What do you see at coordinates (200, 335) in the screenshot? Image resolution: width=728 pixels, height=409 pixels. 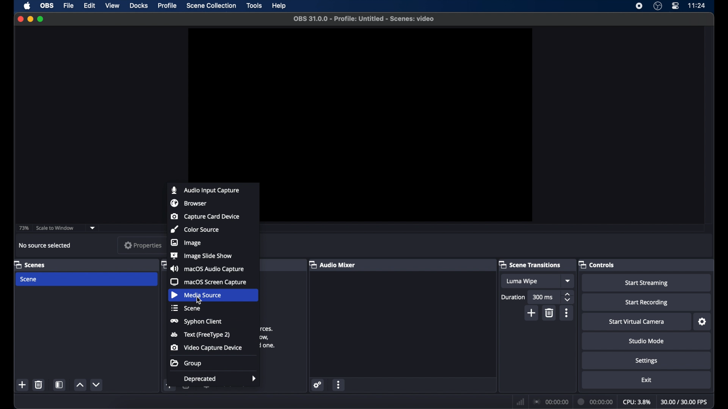 I see `text` at bounding box center [200, 335].